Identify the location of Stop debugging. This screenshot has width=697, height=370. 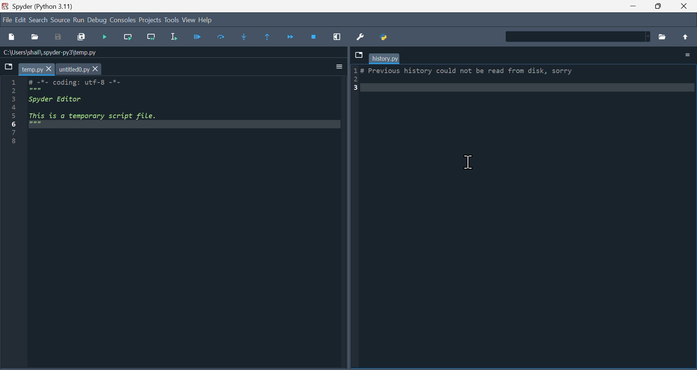
(316, 35).